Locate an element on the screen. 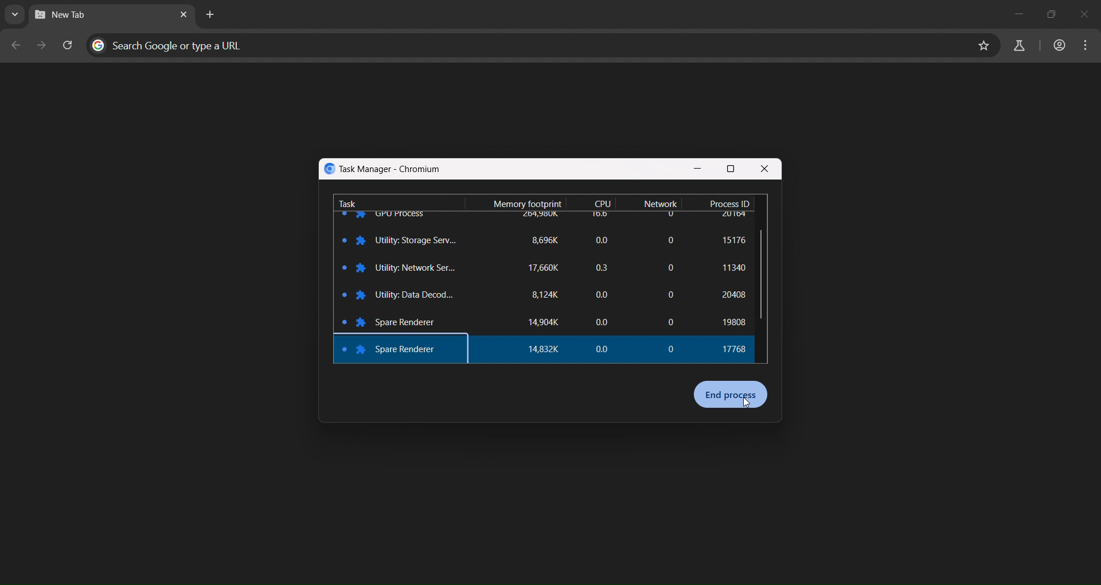 This screenshot has width=1101, height=585. 00 is located at coordinates (600, 294).